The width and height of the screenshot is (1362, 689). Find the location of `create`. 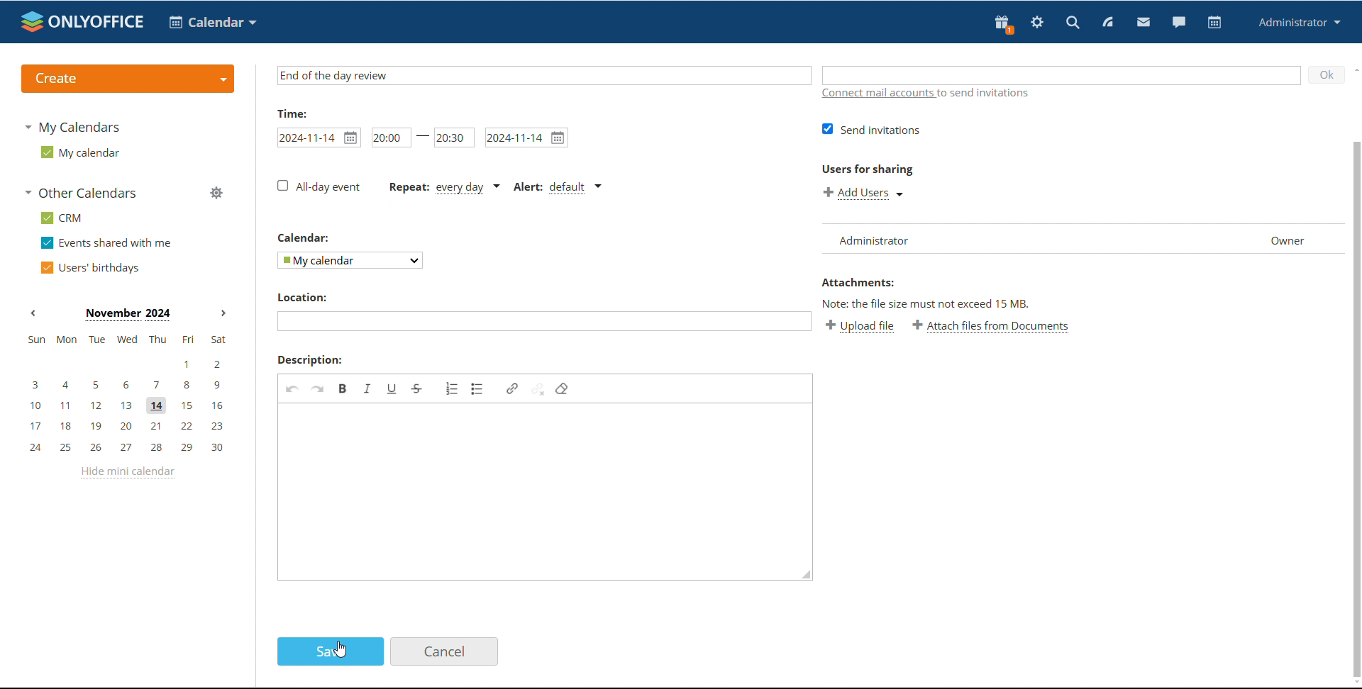

create is located at coordinates (128, 79).